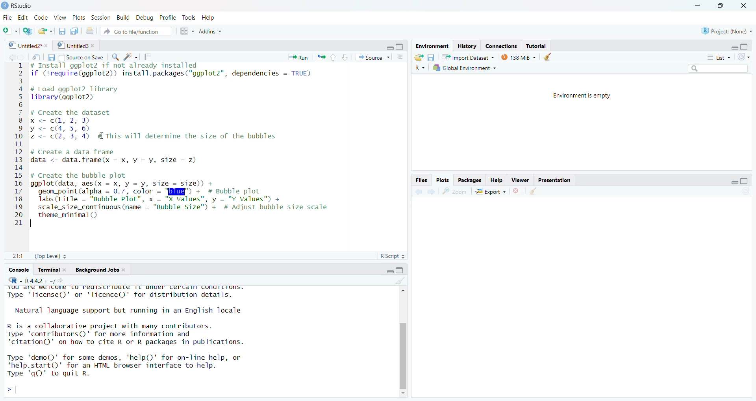  What do you see at coordinates (424, 192) in the screenshot?
I see `forward/backward` at bounding box center [424, 192].